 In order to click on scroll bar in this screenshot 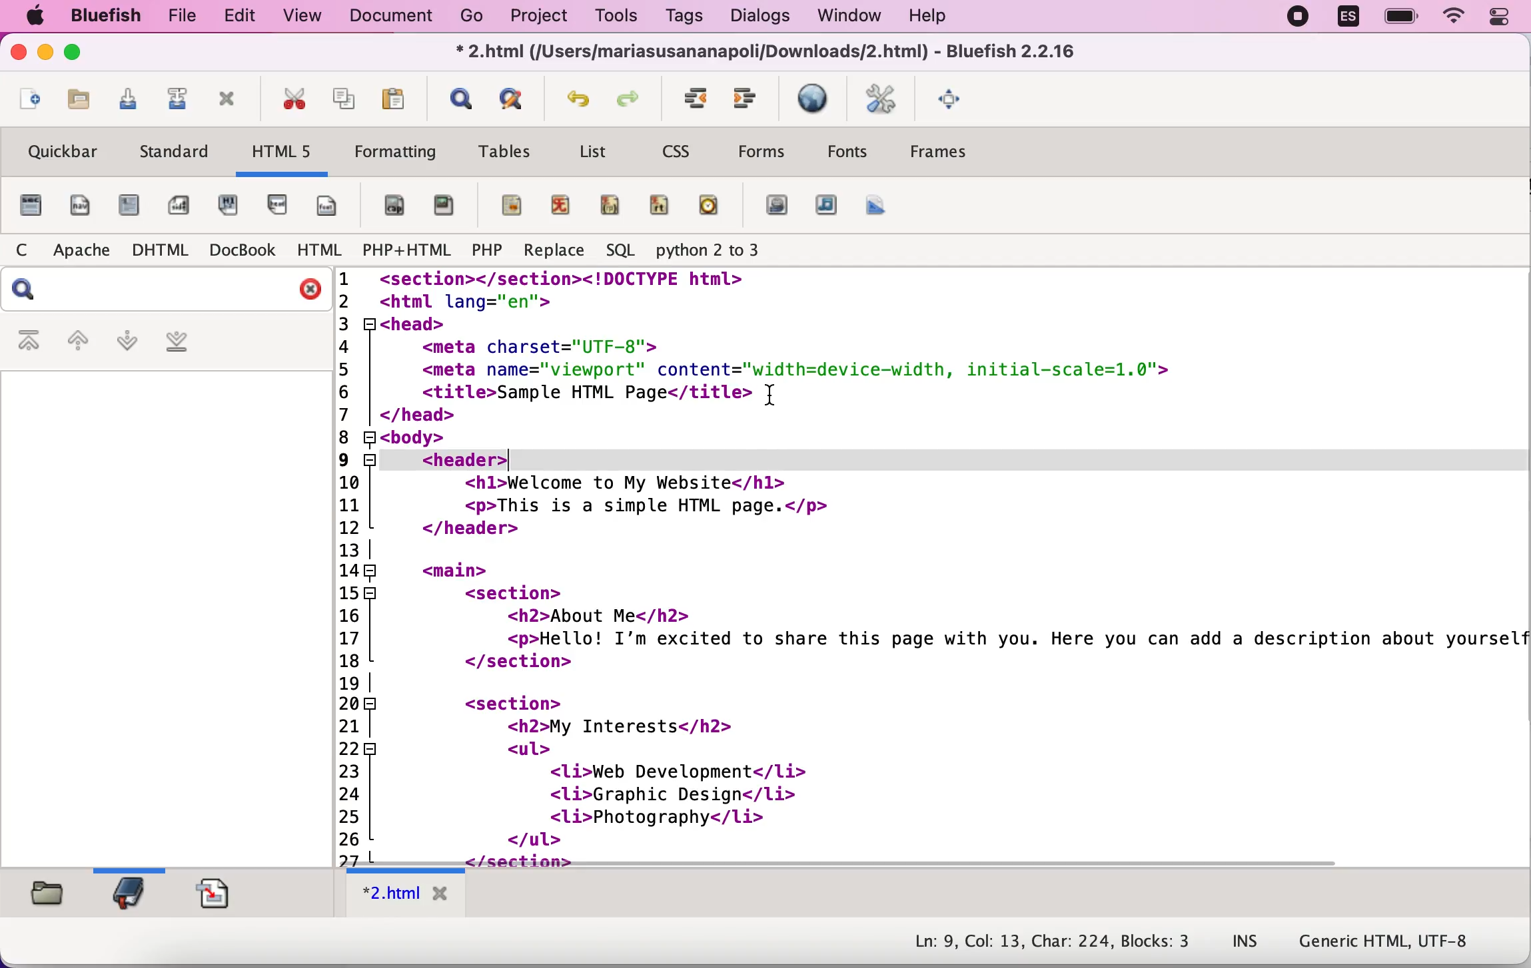, I will do `click(837, 861)`.